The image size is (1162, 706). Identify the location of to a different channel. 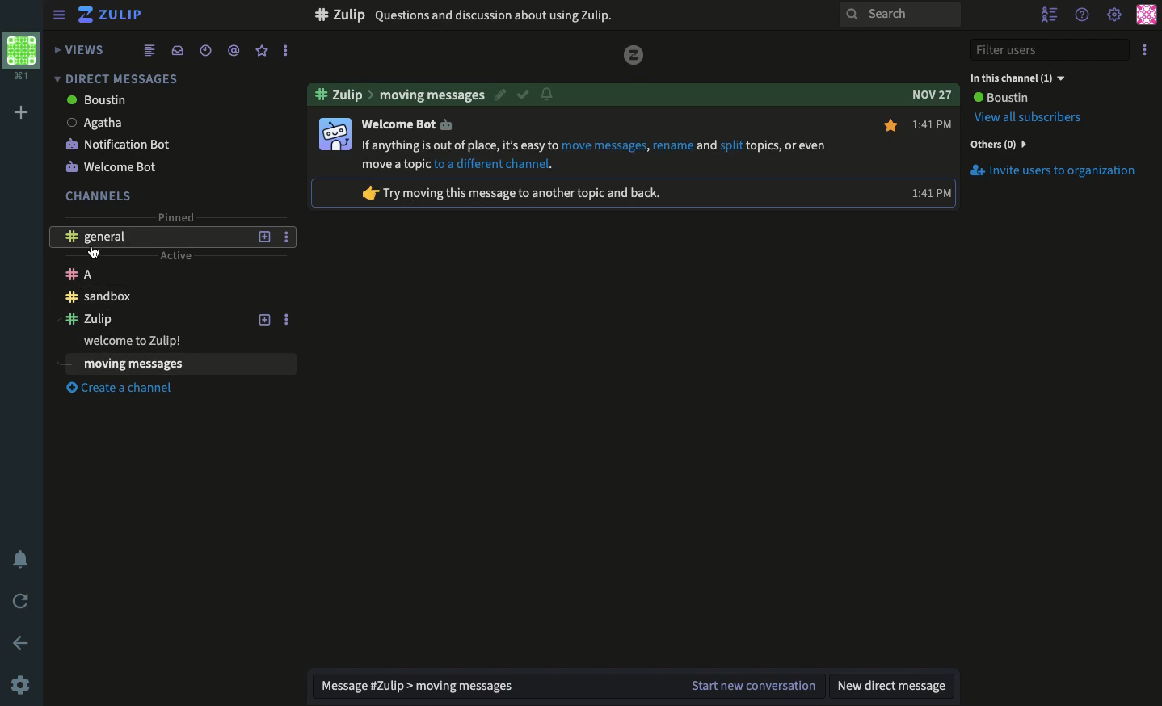
(491, 163).